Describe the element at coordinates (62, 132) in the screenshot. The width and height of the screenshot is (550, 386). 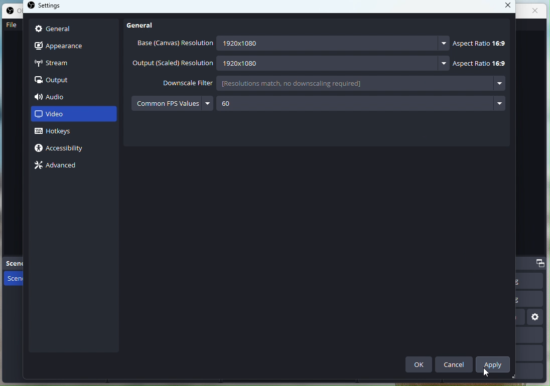
I see `Hotkeys` at that location.